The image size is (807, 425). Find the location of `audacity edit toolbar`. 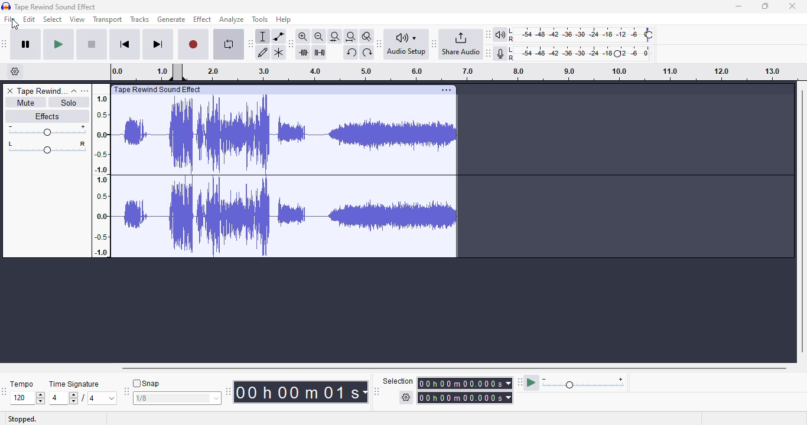

audacity edit toolbar is located at coordinates (291, 44).